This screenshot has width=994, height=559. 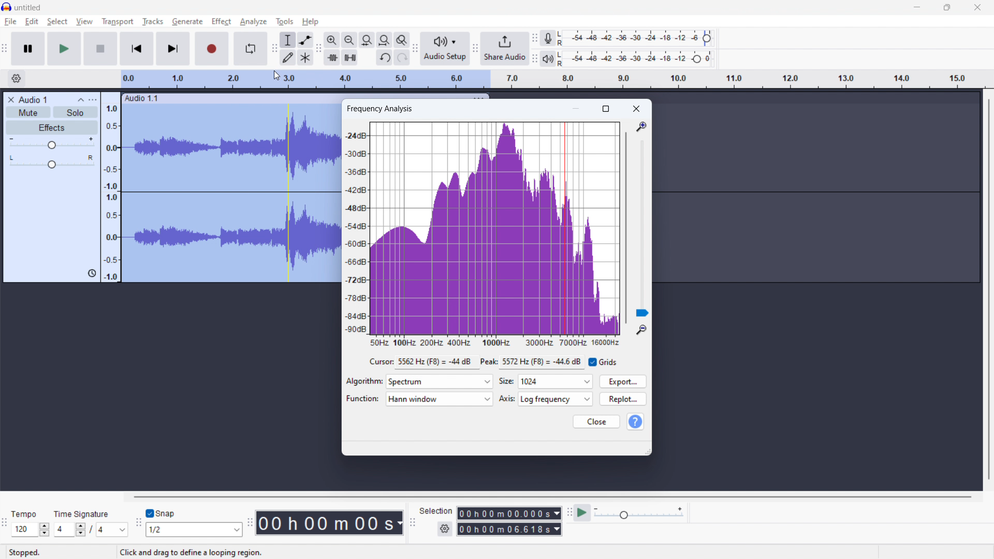 What do you see at coordinates (26, 514) in the screenshot?
I see `Tempo` at bounding box center [26, 514].